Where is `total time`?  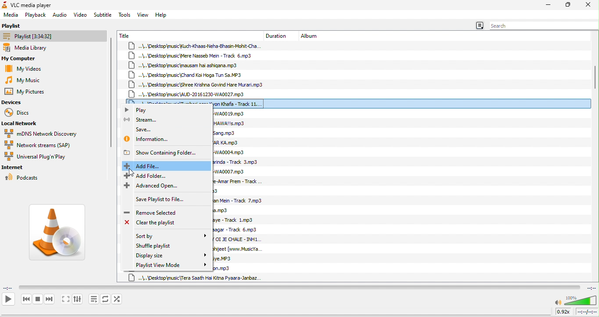 total time is located at coordinates (590, 288).